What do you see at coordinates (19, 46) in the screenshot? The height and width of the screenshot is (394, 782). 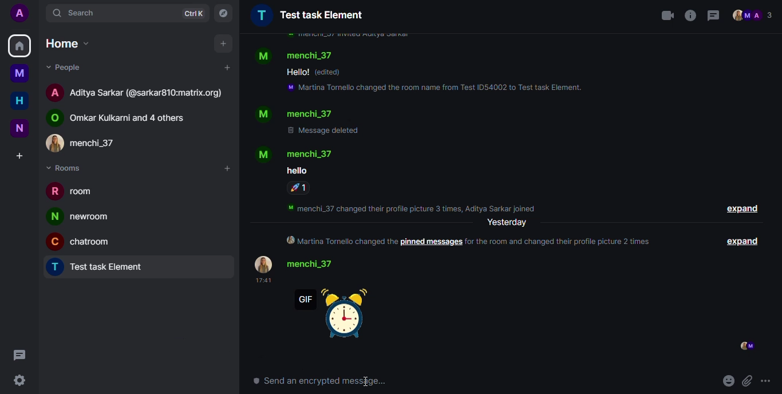 I see `home` at bounding box center [19, 46].